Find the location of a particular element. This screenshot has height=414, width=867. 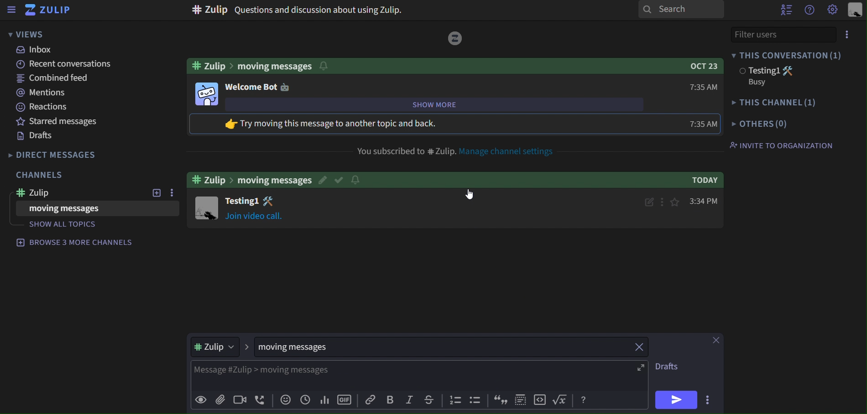

manage channel settings is located at coordinates (512, 152).